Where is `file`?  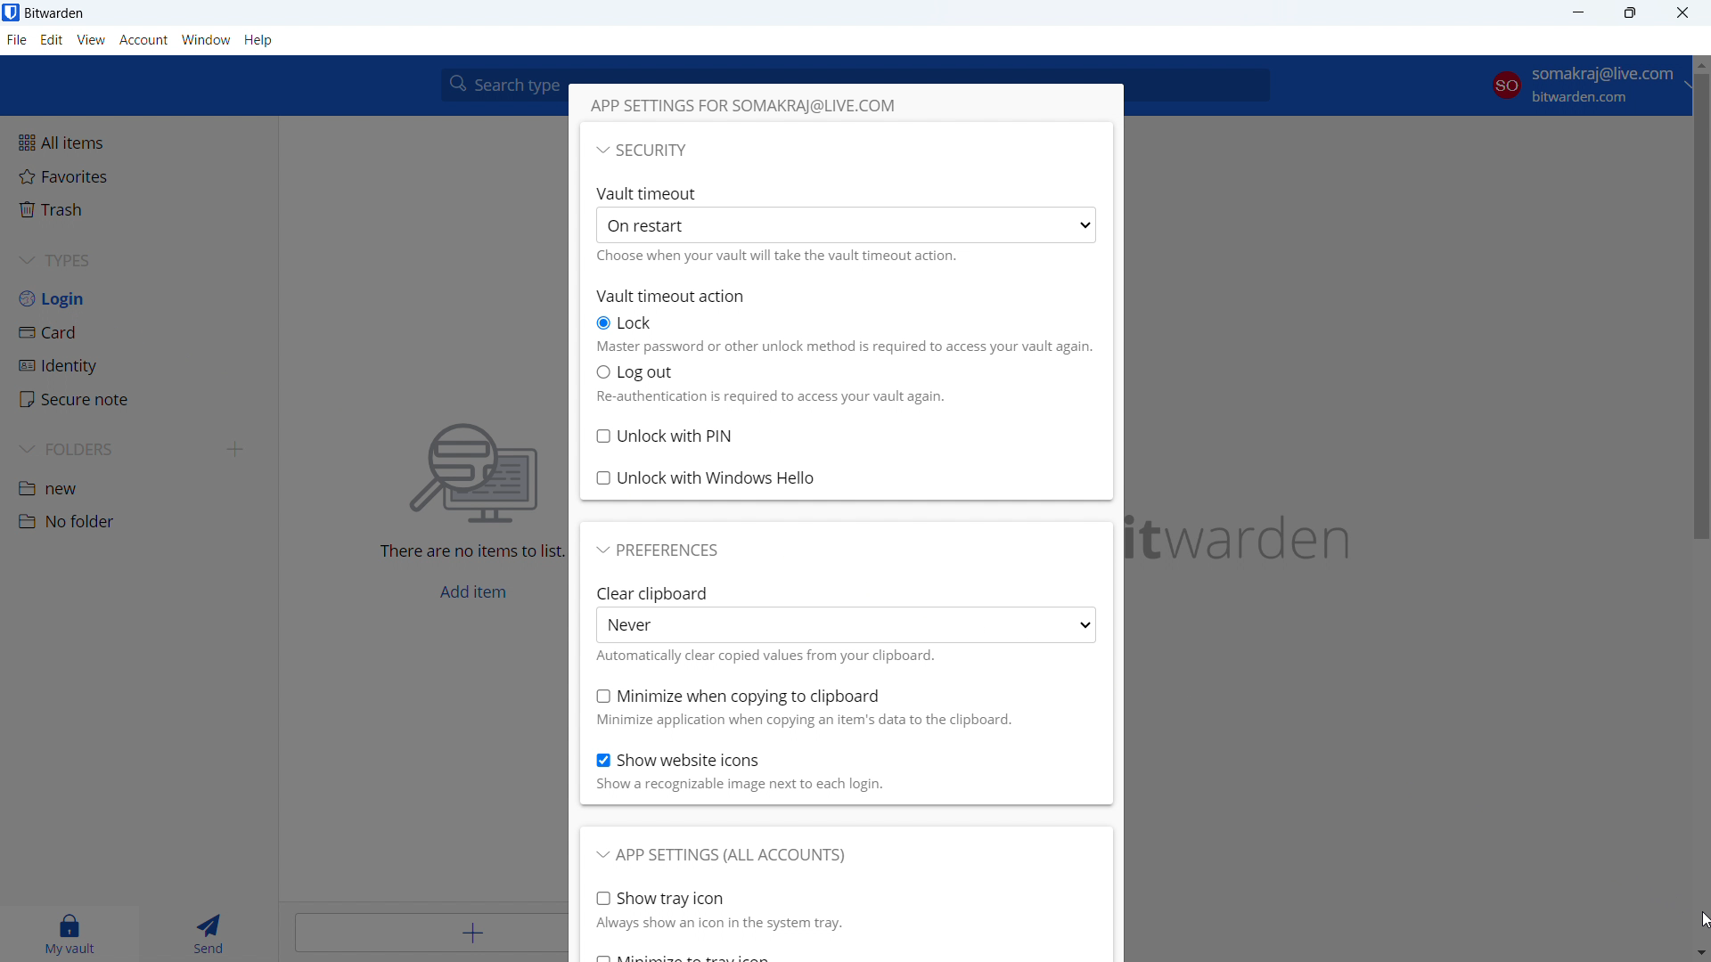 file is located at coordinates (17, 40).